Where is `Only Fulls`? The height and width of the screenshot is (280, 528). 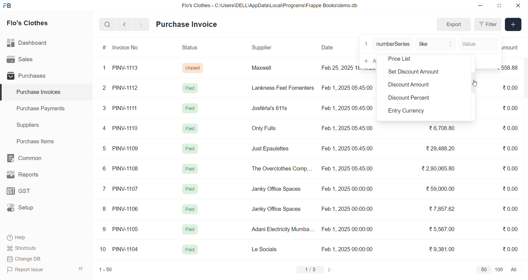
Only Fulls is located at coordinates (266, 130).